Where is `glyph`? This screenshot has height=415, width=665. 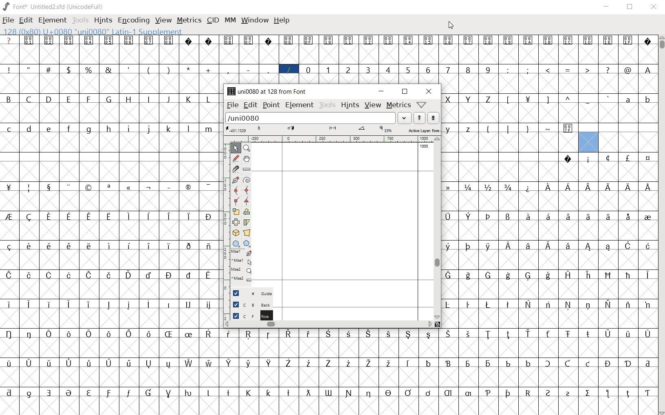
glyph is located at coordinates (528, 130).